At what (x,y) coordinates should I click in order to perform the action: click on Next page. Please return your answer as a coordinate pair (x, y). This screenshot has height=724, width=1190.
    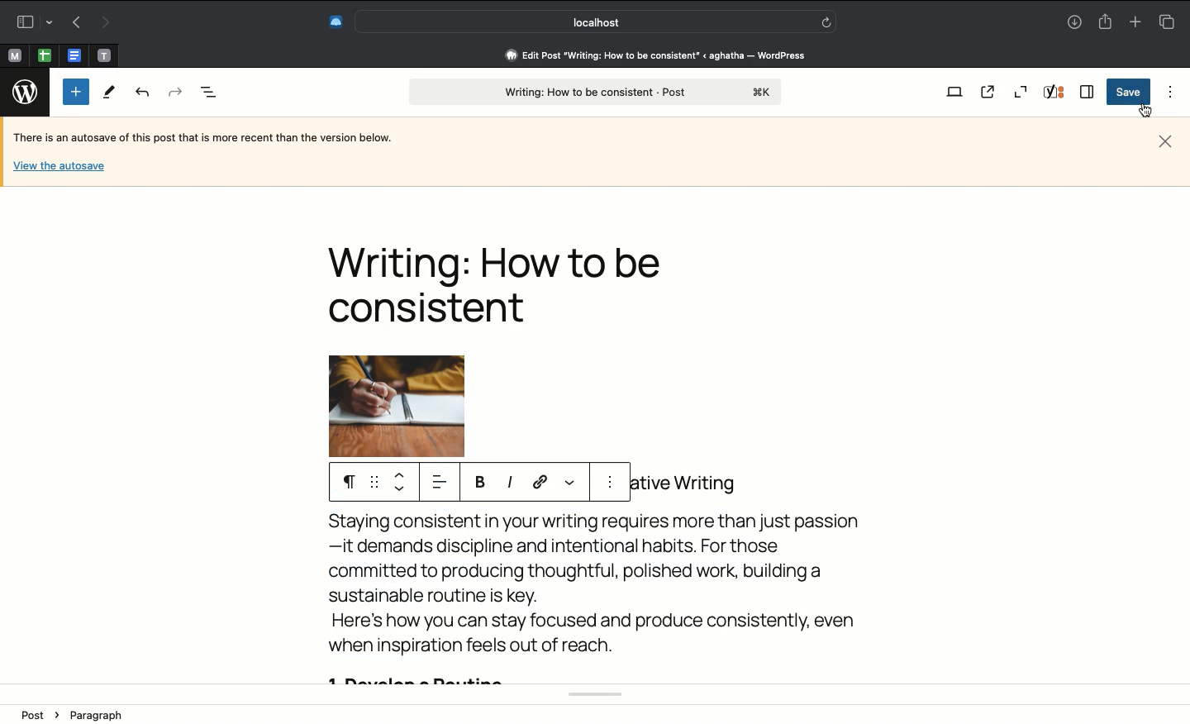
    Looking at the image, I should click on (107, 21).